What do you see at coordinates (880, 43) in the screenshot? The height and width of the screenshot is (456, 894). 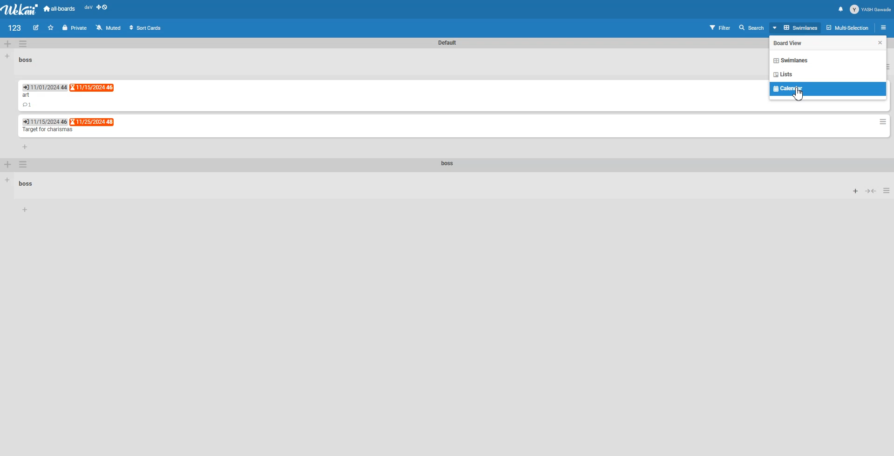 I see `Cursor` at bounding box center [880, 43].